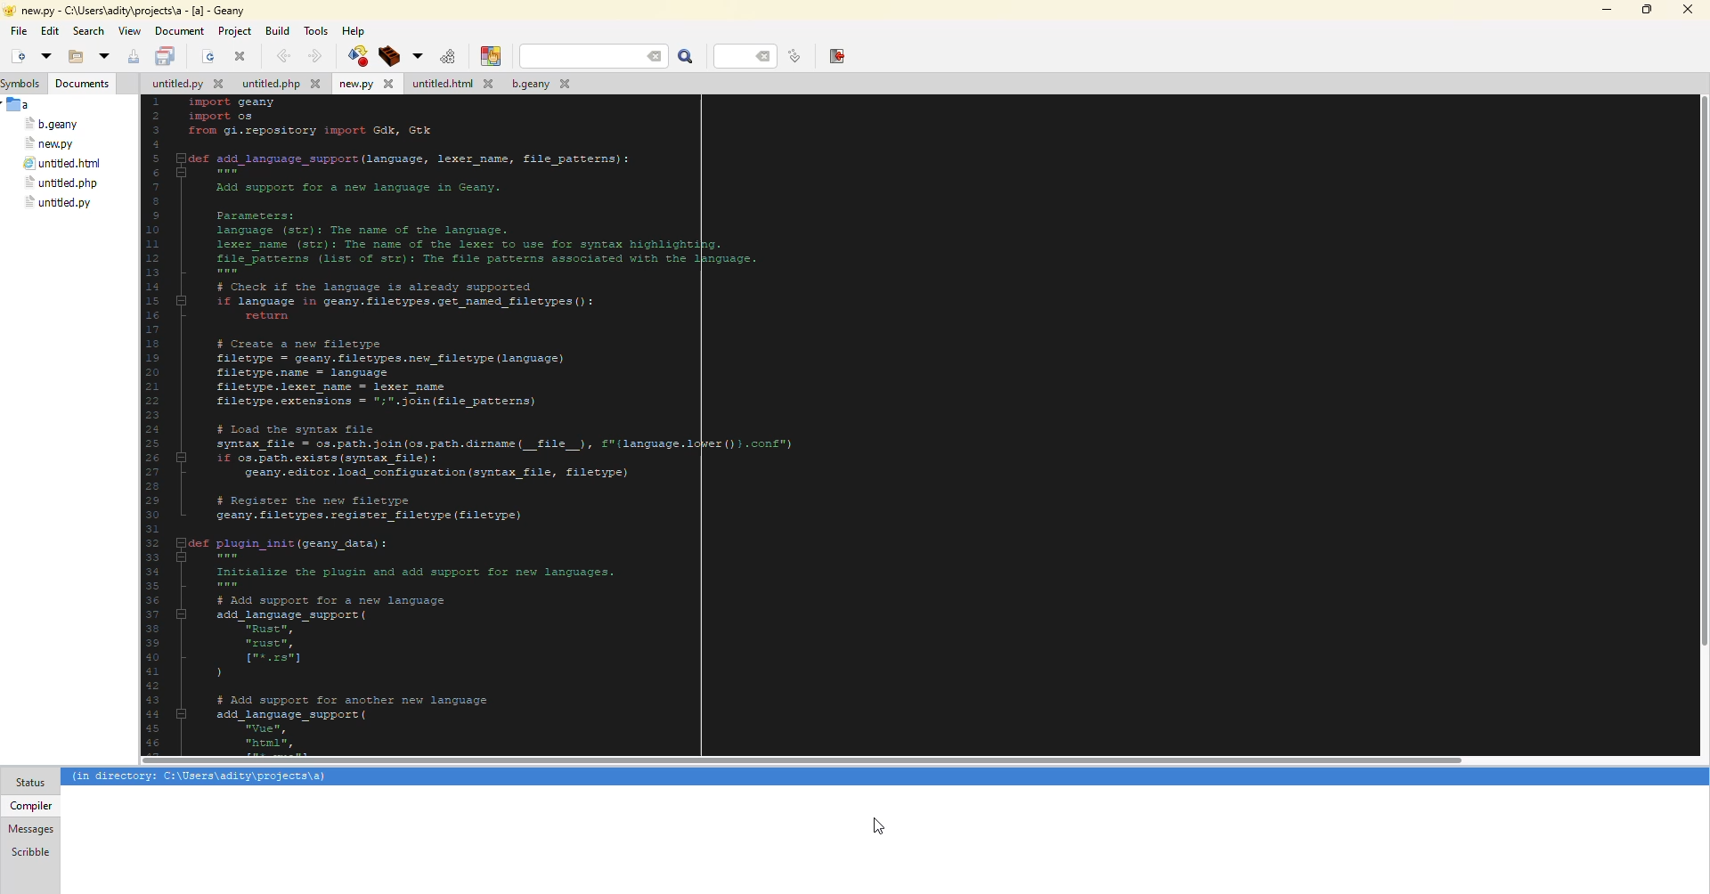  I want to click on a, so click(18, 104).